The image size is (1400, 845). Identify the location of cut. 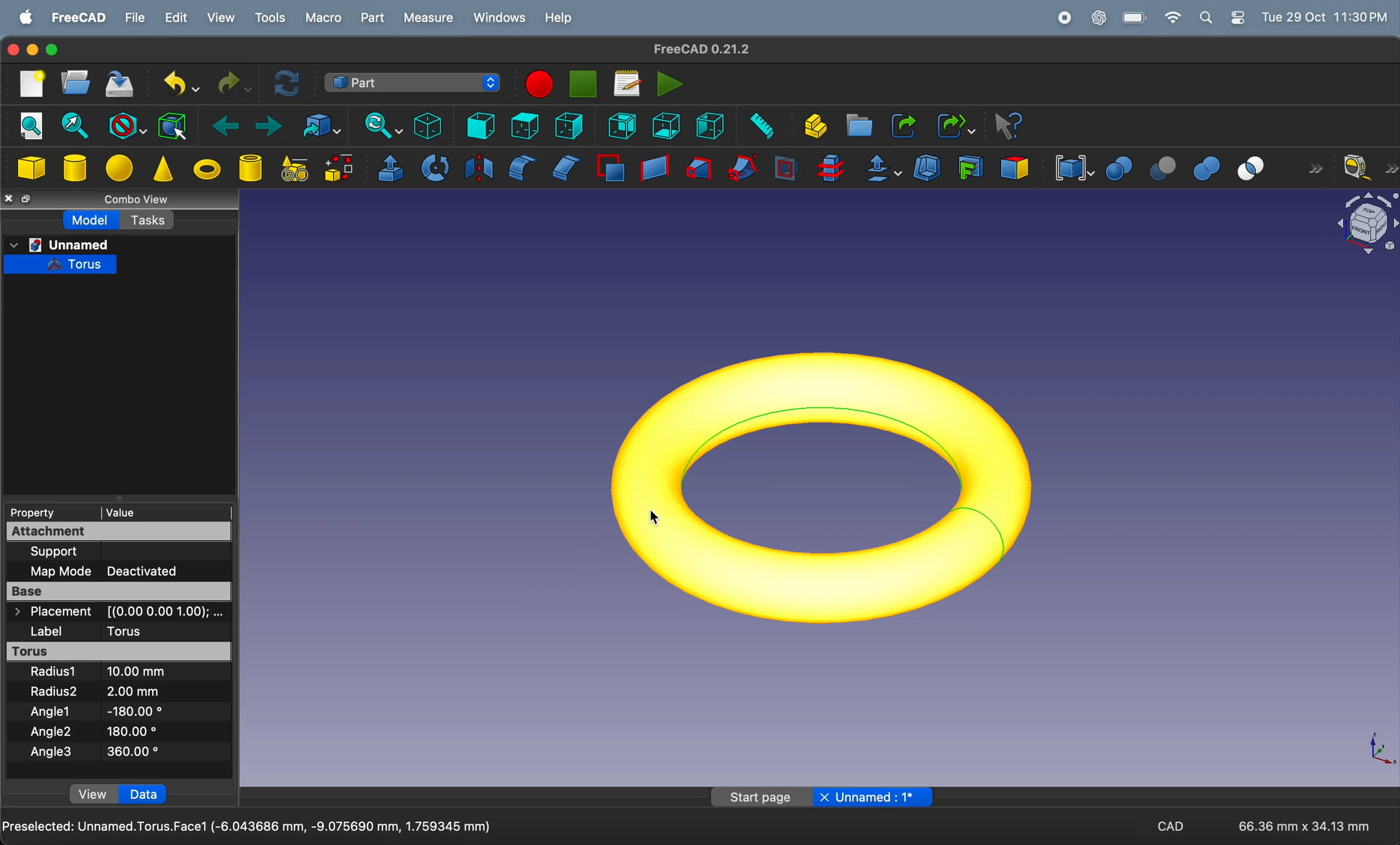
(1158, 166).